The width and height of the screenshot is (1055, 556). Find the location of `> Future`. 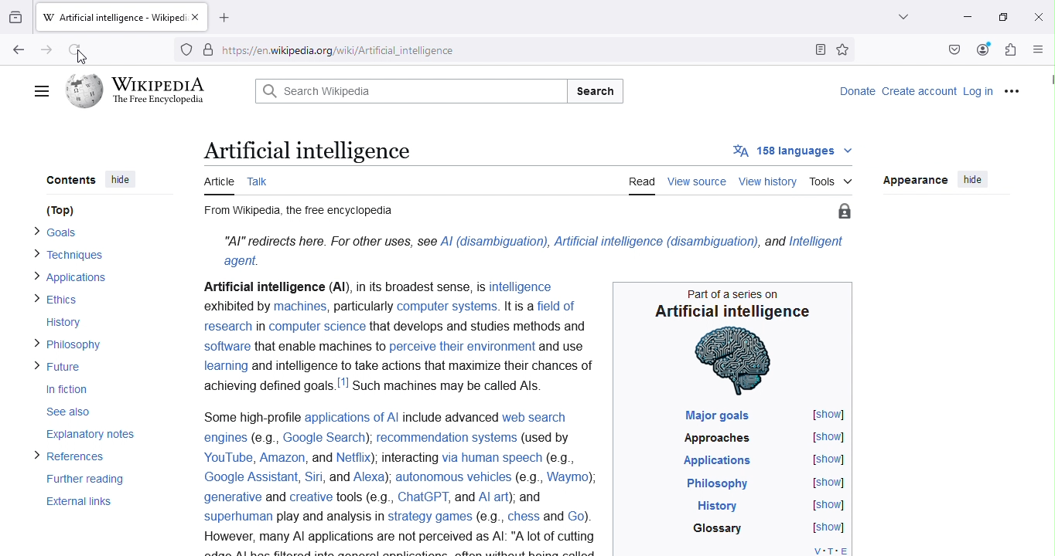

> Future is located at coordinates (64, 368).